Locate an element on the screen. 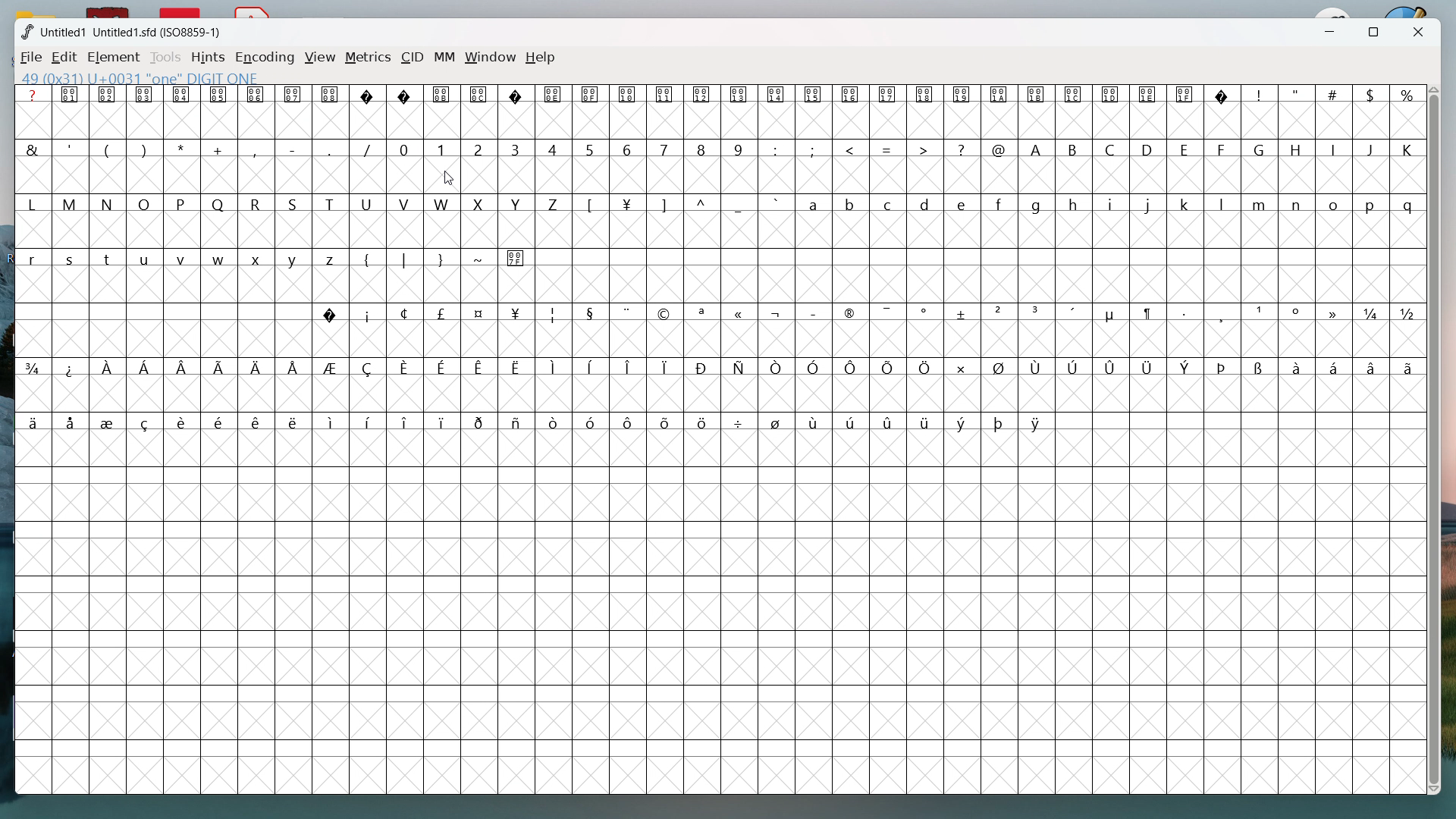  symbol is located at coordinates (740, 366).